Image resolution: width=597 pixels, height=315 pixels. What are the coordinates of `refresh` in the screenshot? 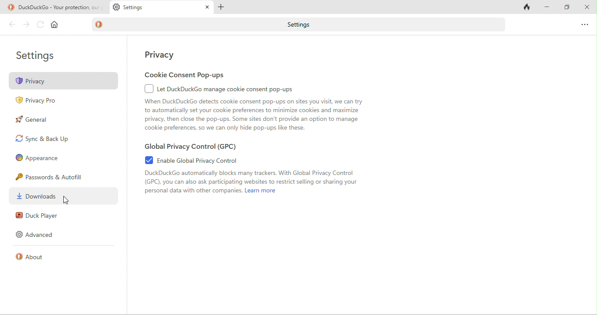 It's located at (40, 25).